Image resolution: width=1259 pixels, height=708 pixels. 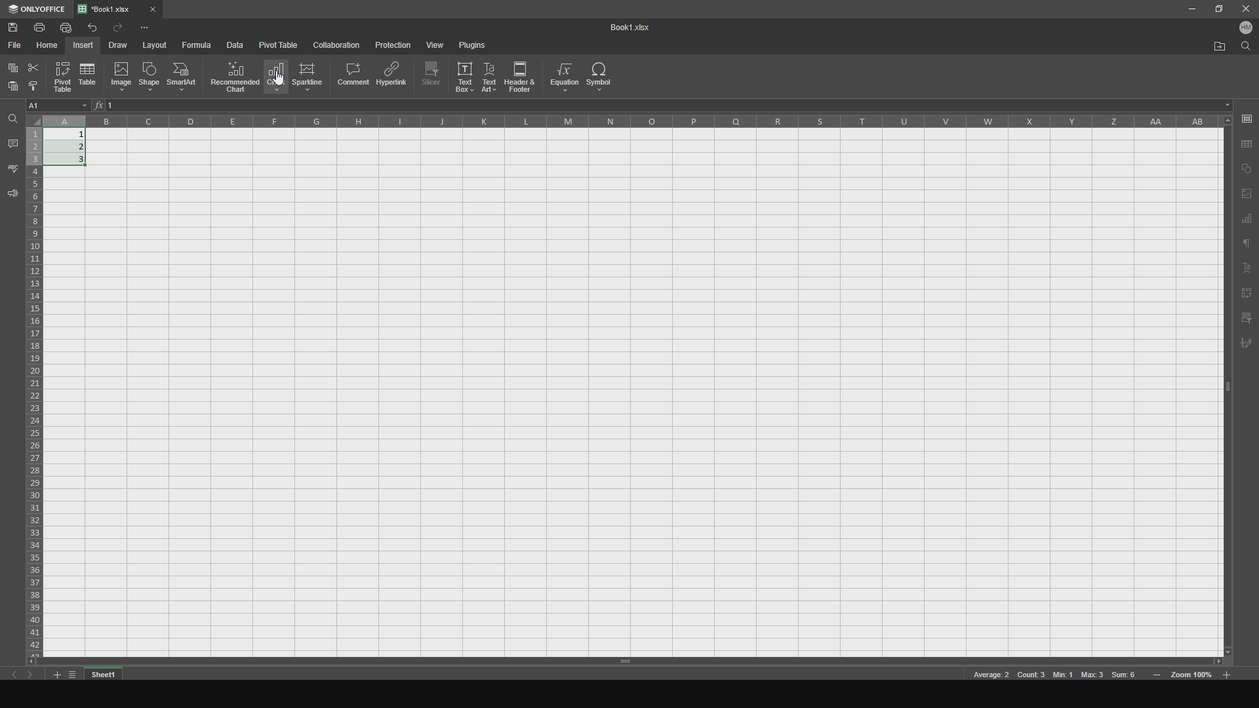 What do you see at coordinates (393, 76) in the screenshot?
I see `hyperlink` at bounding box center [393, 76].